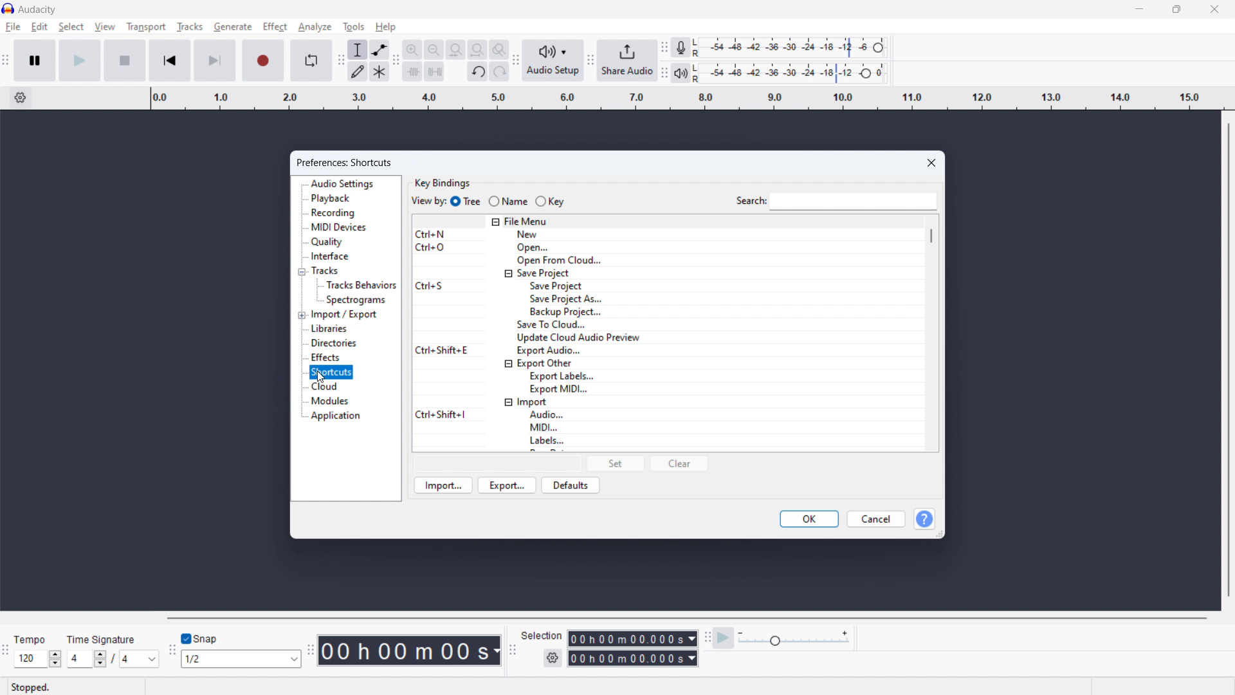  Describe the element at coordinates (336, 213) in the screenshot. I see `recording` at that location.